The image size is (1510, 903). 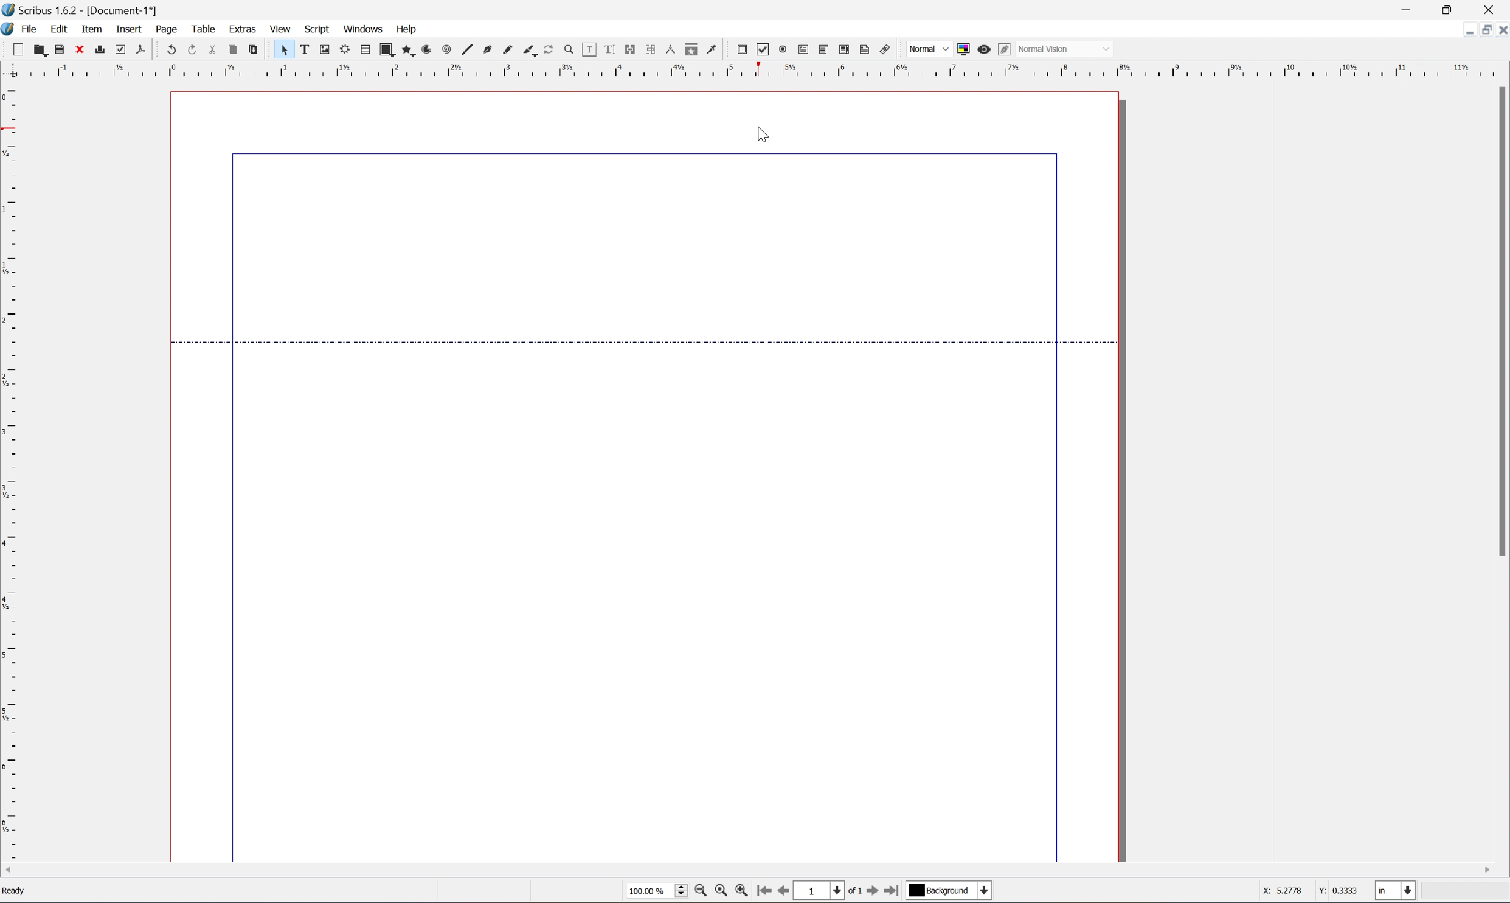 What do you see at coordinates (407, 29) in the screenshot?
I see `help` at bounding box center [407, 29].